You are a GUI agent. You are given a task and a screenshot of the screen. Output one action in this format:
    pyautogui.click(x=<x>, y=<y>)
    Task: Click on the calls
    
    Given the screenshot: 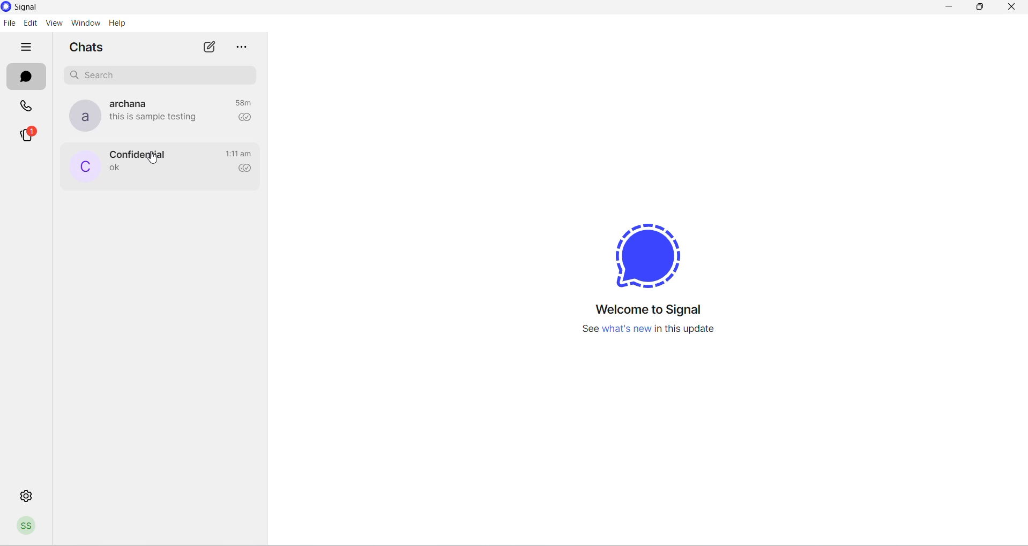 What is the action you would take?
    pyautogui.click(x=26, y=107)
    